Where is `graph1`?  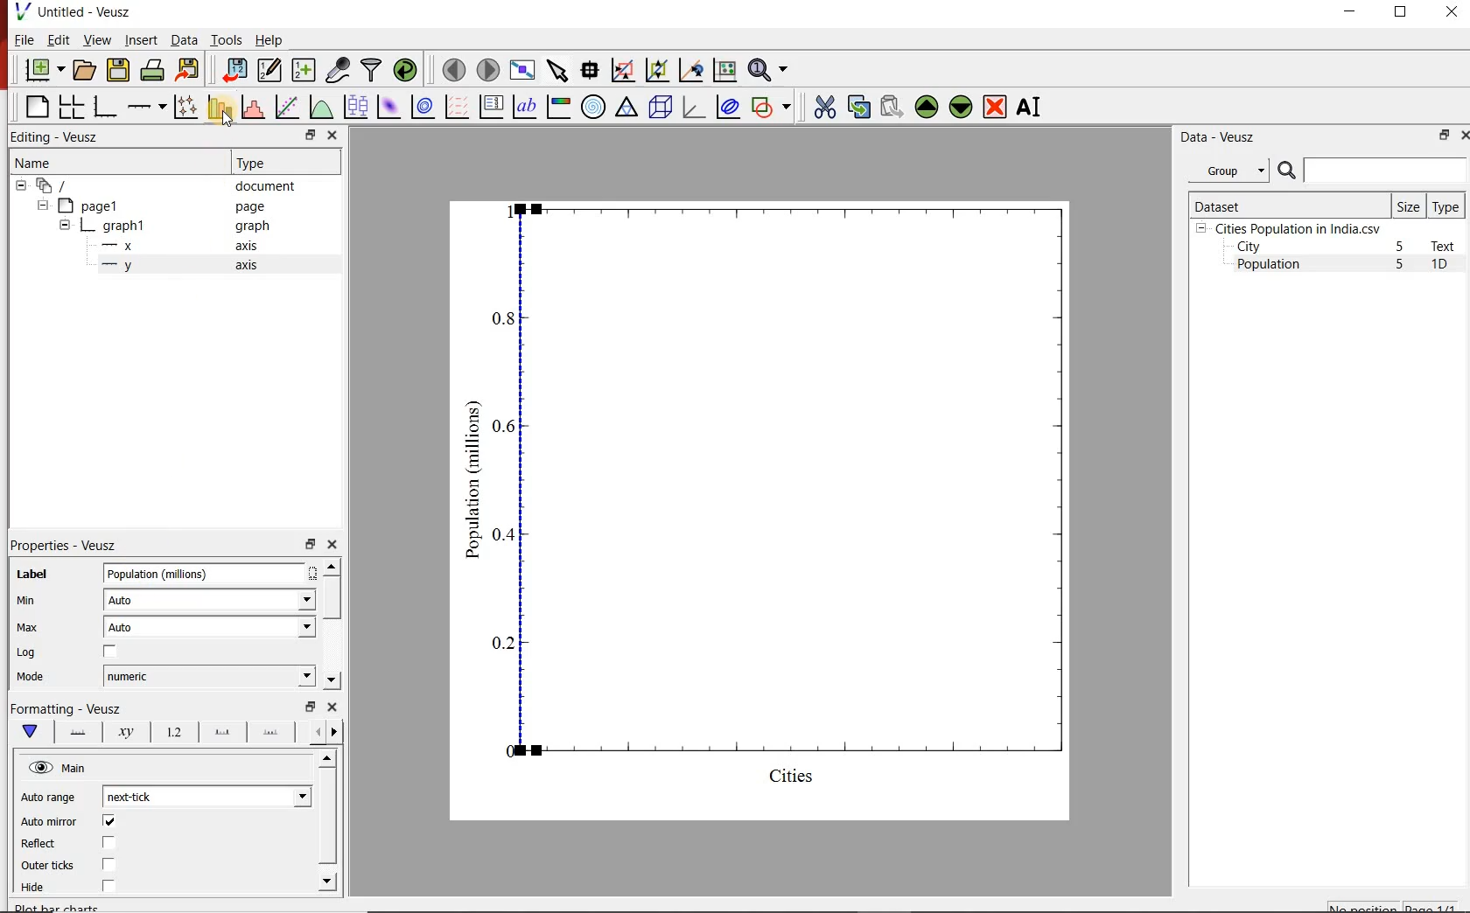
graph1 is located at coordinates (781, 506).